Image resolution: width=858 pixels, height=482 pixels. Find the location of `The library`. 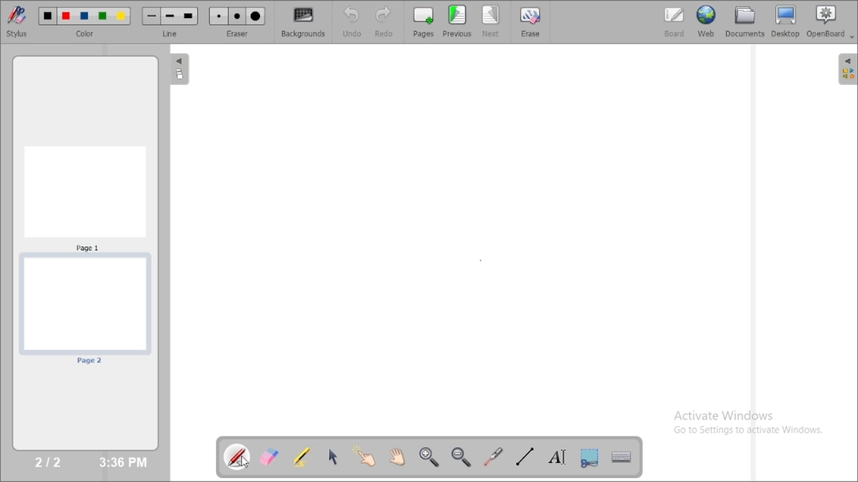

The library is located at coordinates (847, 68).